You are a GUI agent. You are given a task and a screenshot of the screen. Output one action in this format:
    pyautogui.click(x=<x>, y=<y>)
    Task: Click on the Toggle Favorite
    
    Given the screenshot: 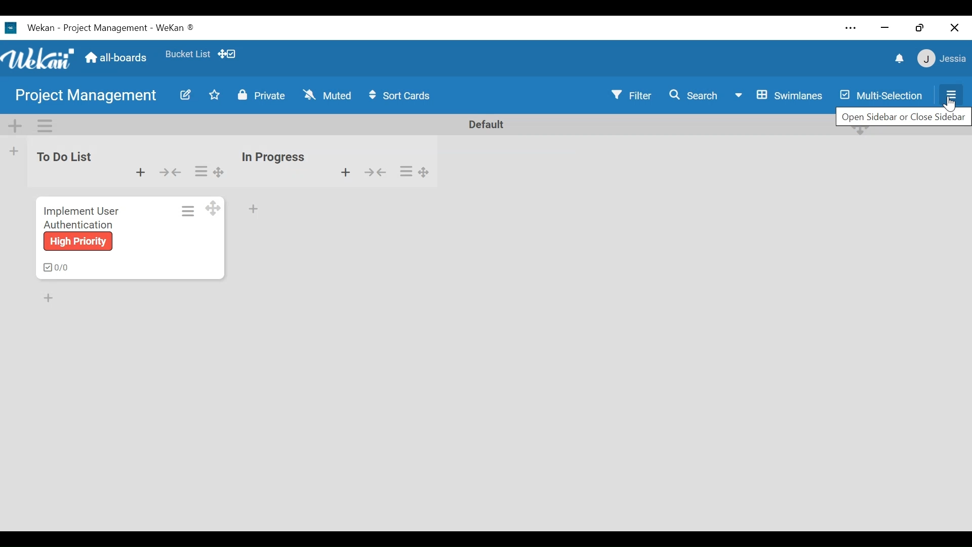 What is the action you would take?
    pyautogui.click(x=212, y=96)
    